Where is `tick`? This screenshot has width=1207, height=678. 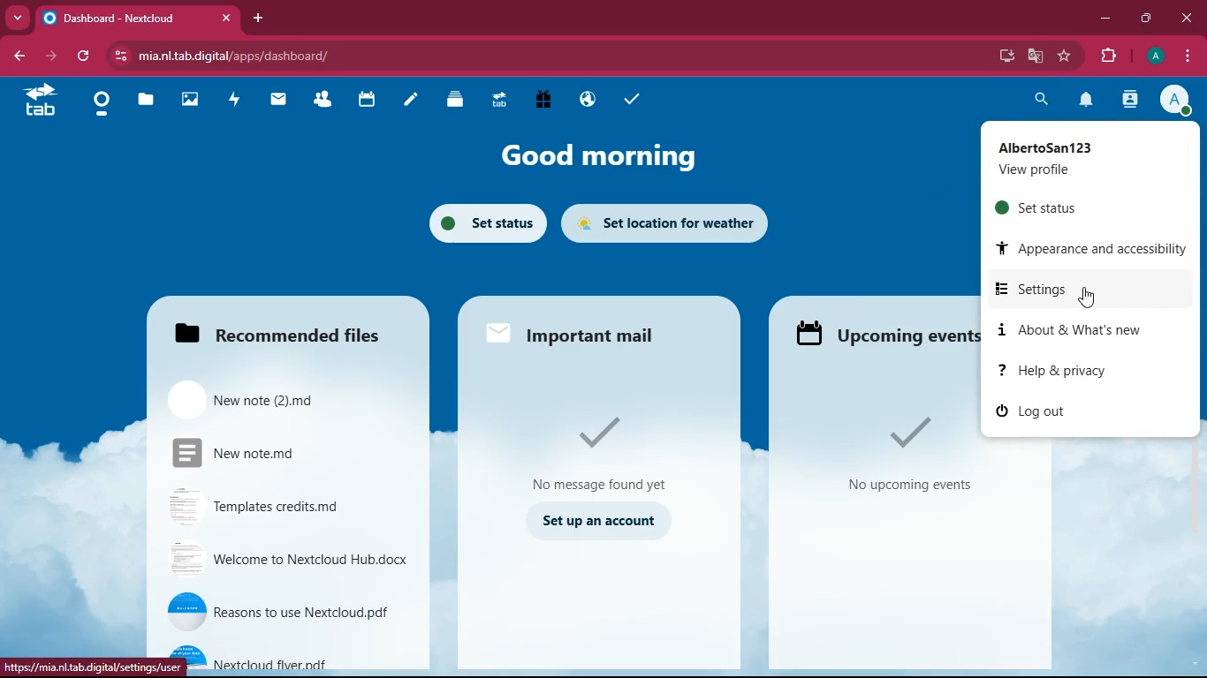
tick is located at coordinates (593, 431).